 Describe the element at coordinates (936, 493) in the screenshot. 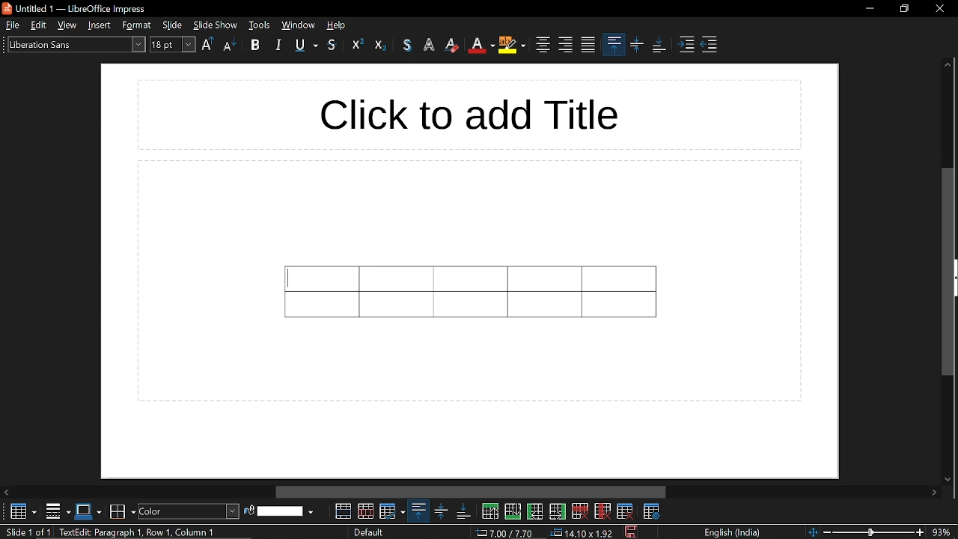

I see `horizontal scrollbar` at that location.